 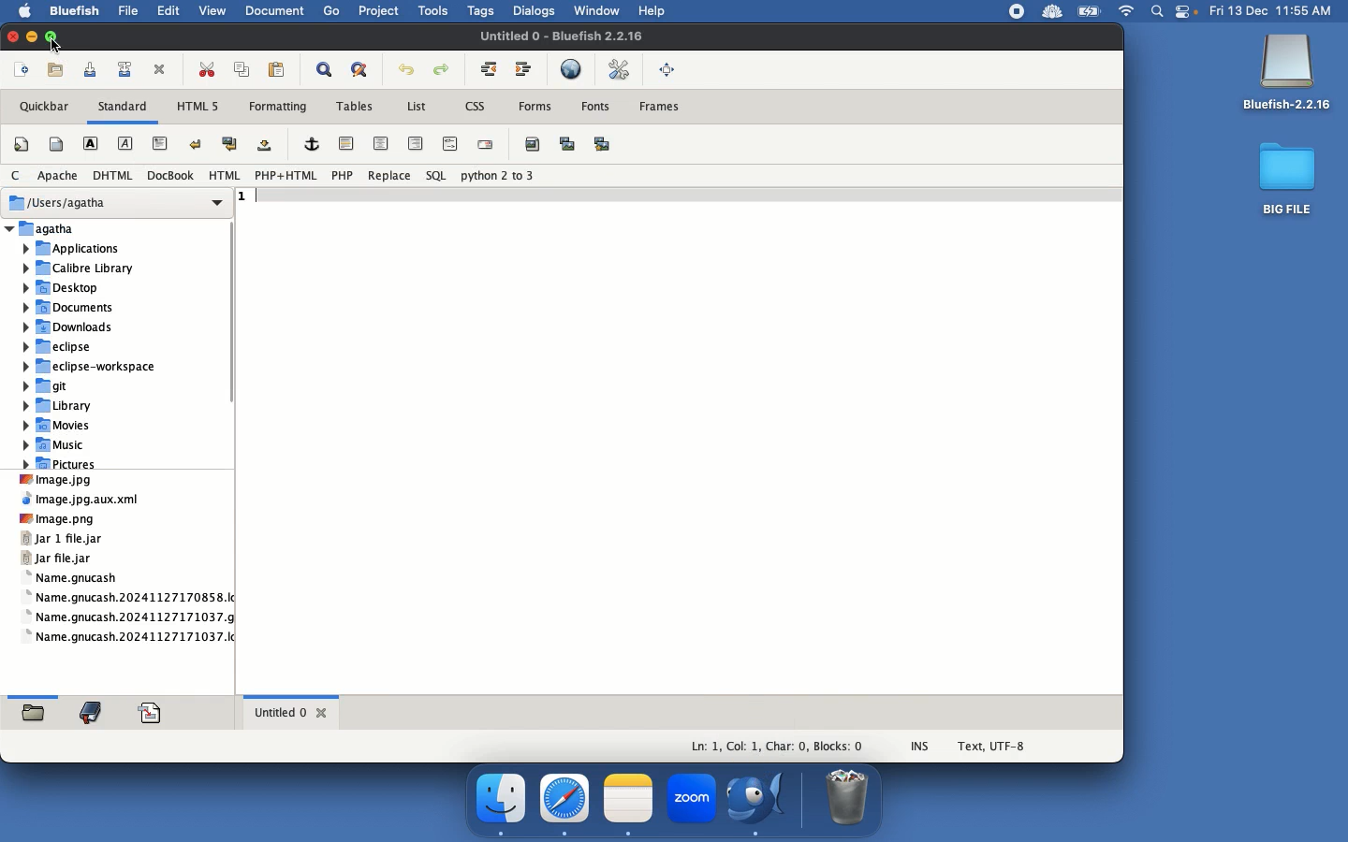 I want to click on project, so click(x=375, y=14).